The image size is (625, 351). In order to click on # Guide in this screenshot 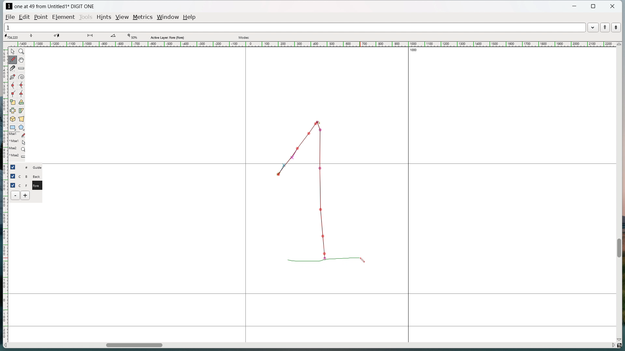, I will do `click(31, 167)`.